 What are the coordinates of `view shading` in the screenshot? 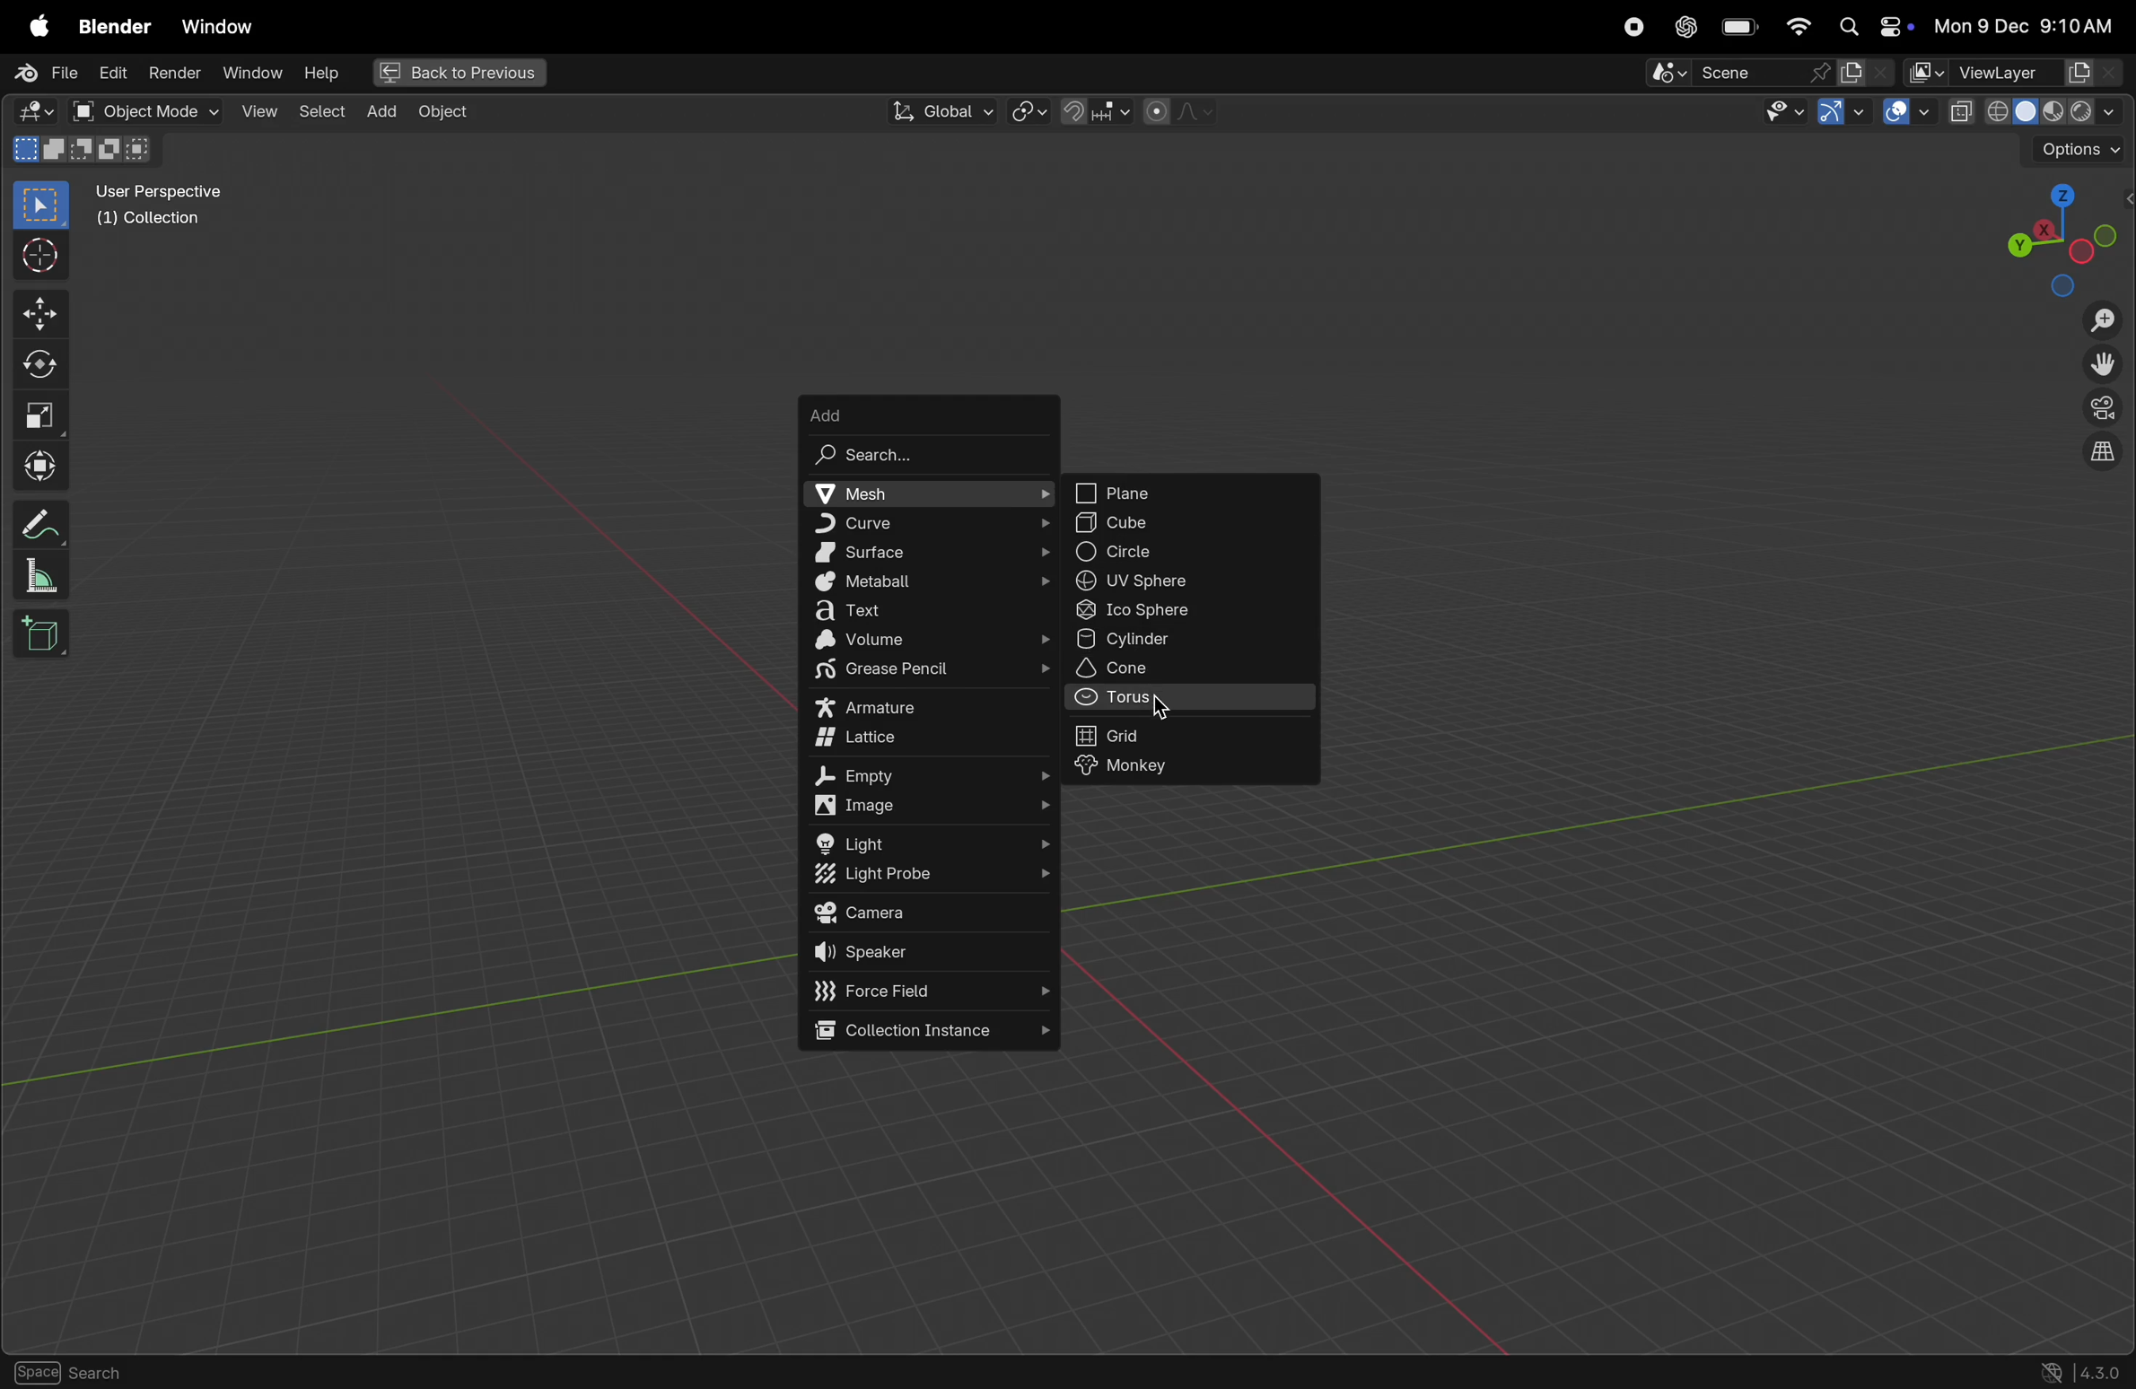 It's located at (2060, 109).